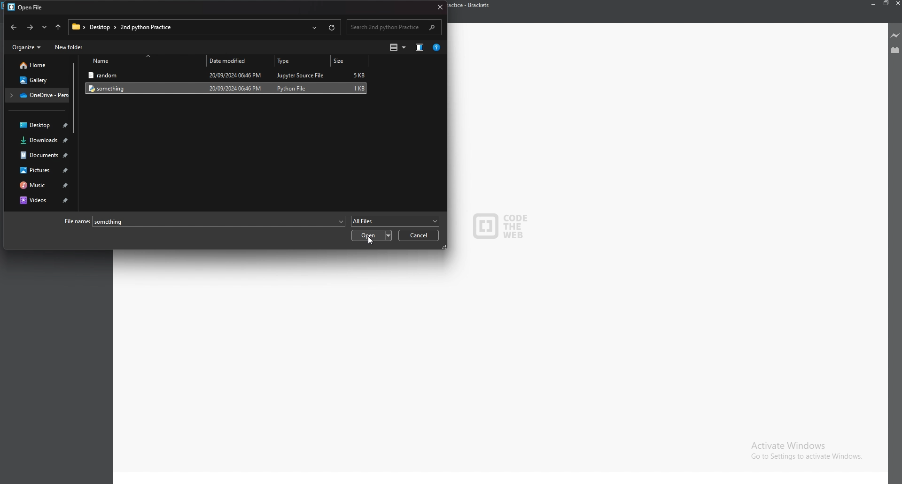 Image resolution: width=902 pixels, height=484 pixels. What do you see at coordinates (77, 27) in the screenshot?
I see `folder` at bounding box center [77, 27].